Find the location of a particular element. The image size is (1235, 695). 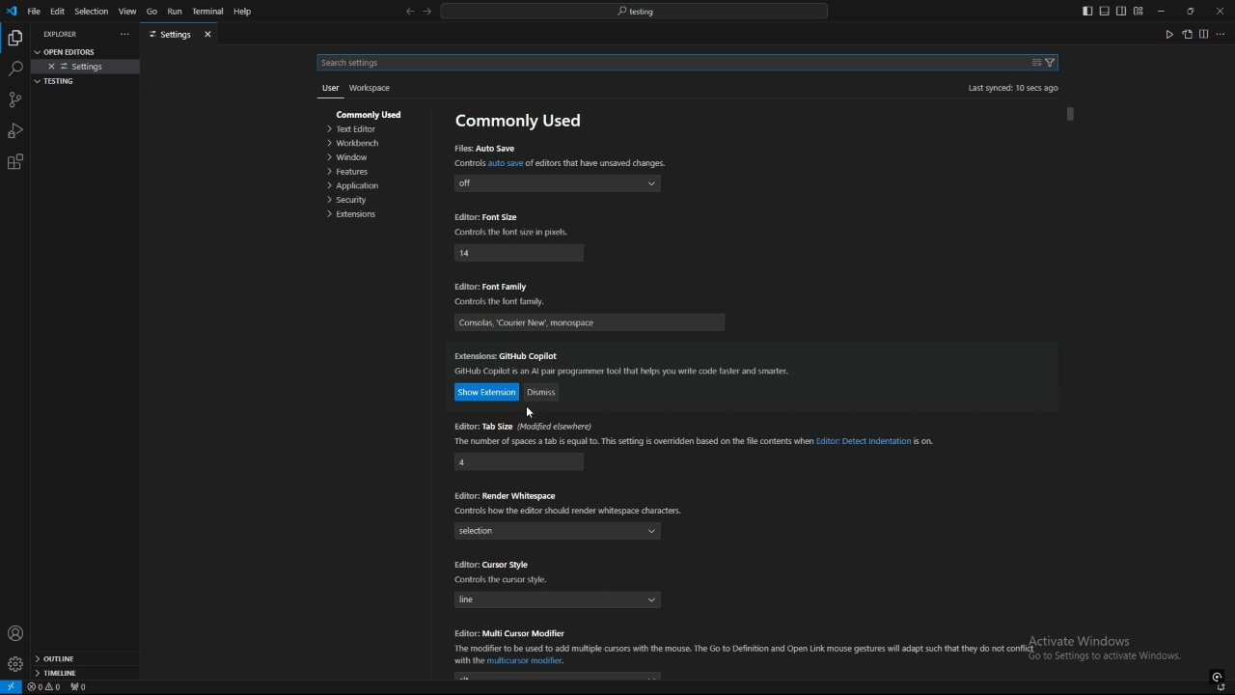

editor font family is located at coordinates (496, 286).